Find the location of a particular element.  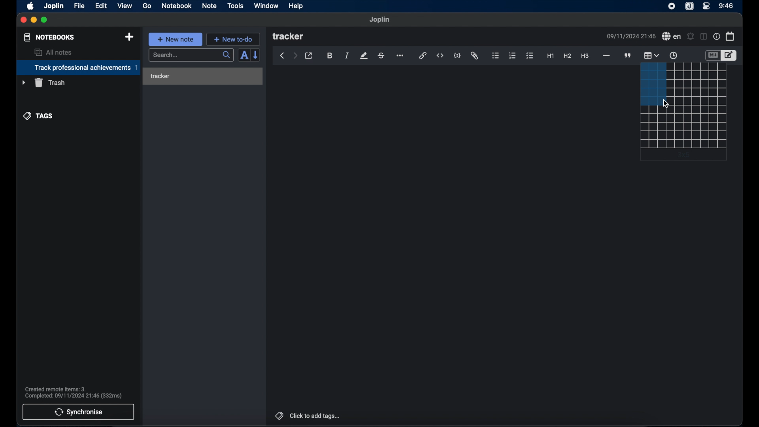

3 x 6 is located at coordinates (685, 155).